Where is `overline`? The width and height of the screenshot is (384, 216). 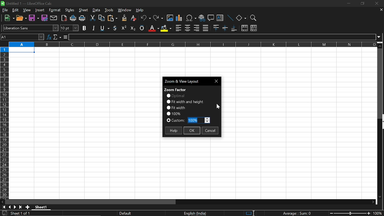
overline is located at coordinates (142, 27).